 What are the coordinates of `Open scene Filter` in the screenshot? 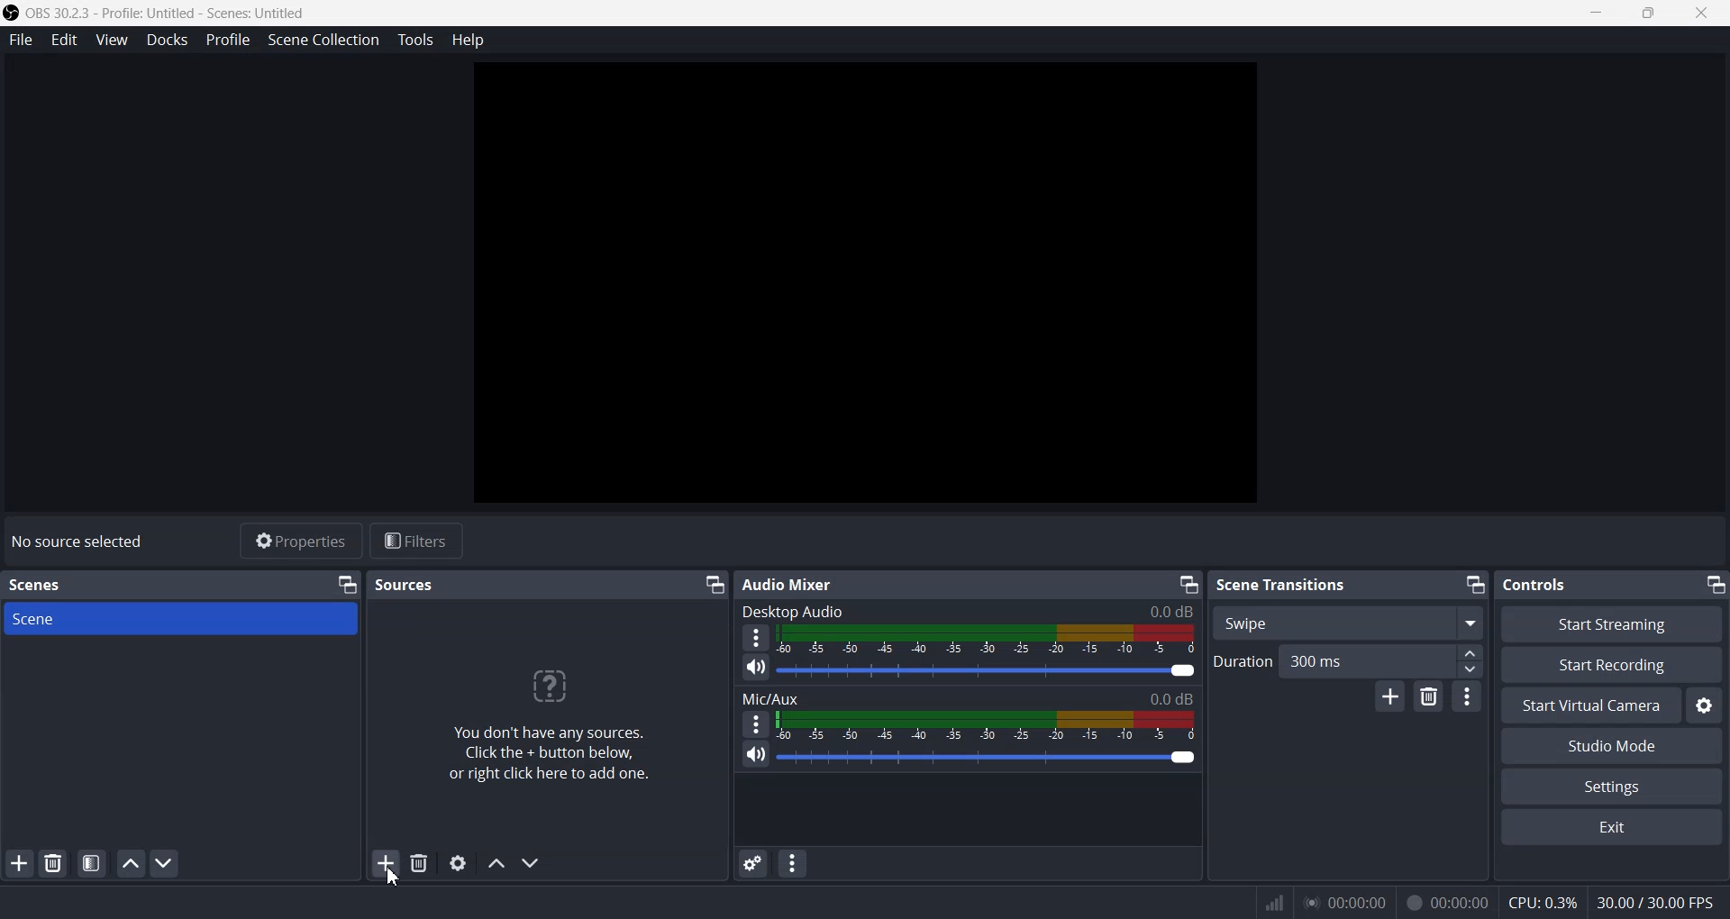 It's located at (91, 864).